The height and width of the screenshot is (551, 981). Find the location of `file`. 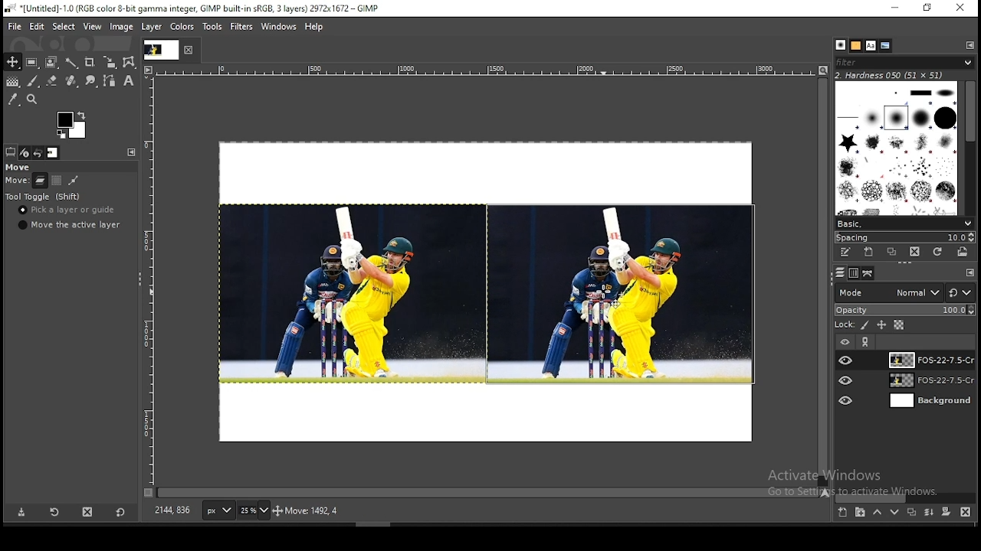

file is located at coordinates (15, 25).